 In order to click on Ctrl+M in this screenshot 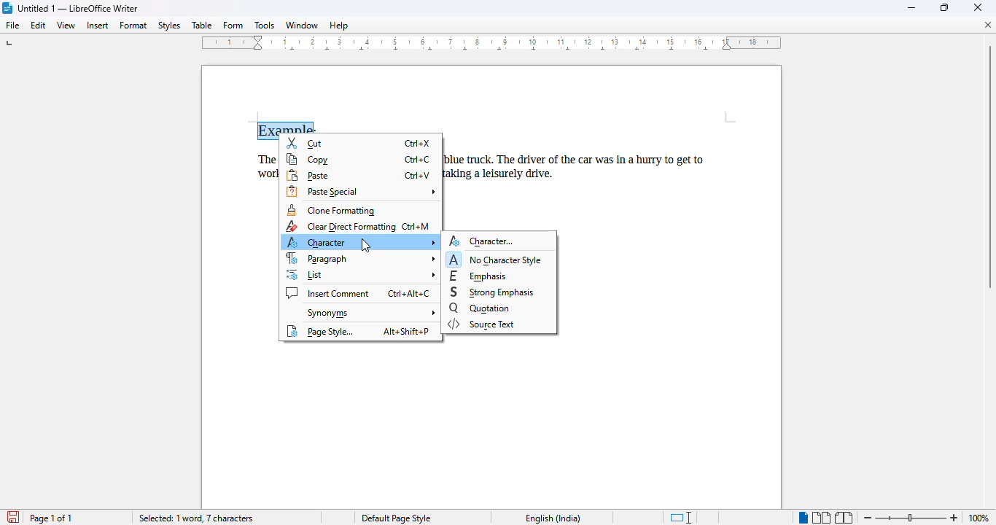, I will do `click(416, 227)`.